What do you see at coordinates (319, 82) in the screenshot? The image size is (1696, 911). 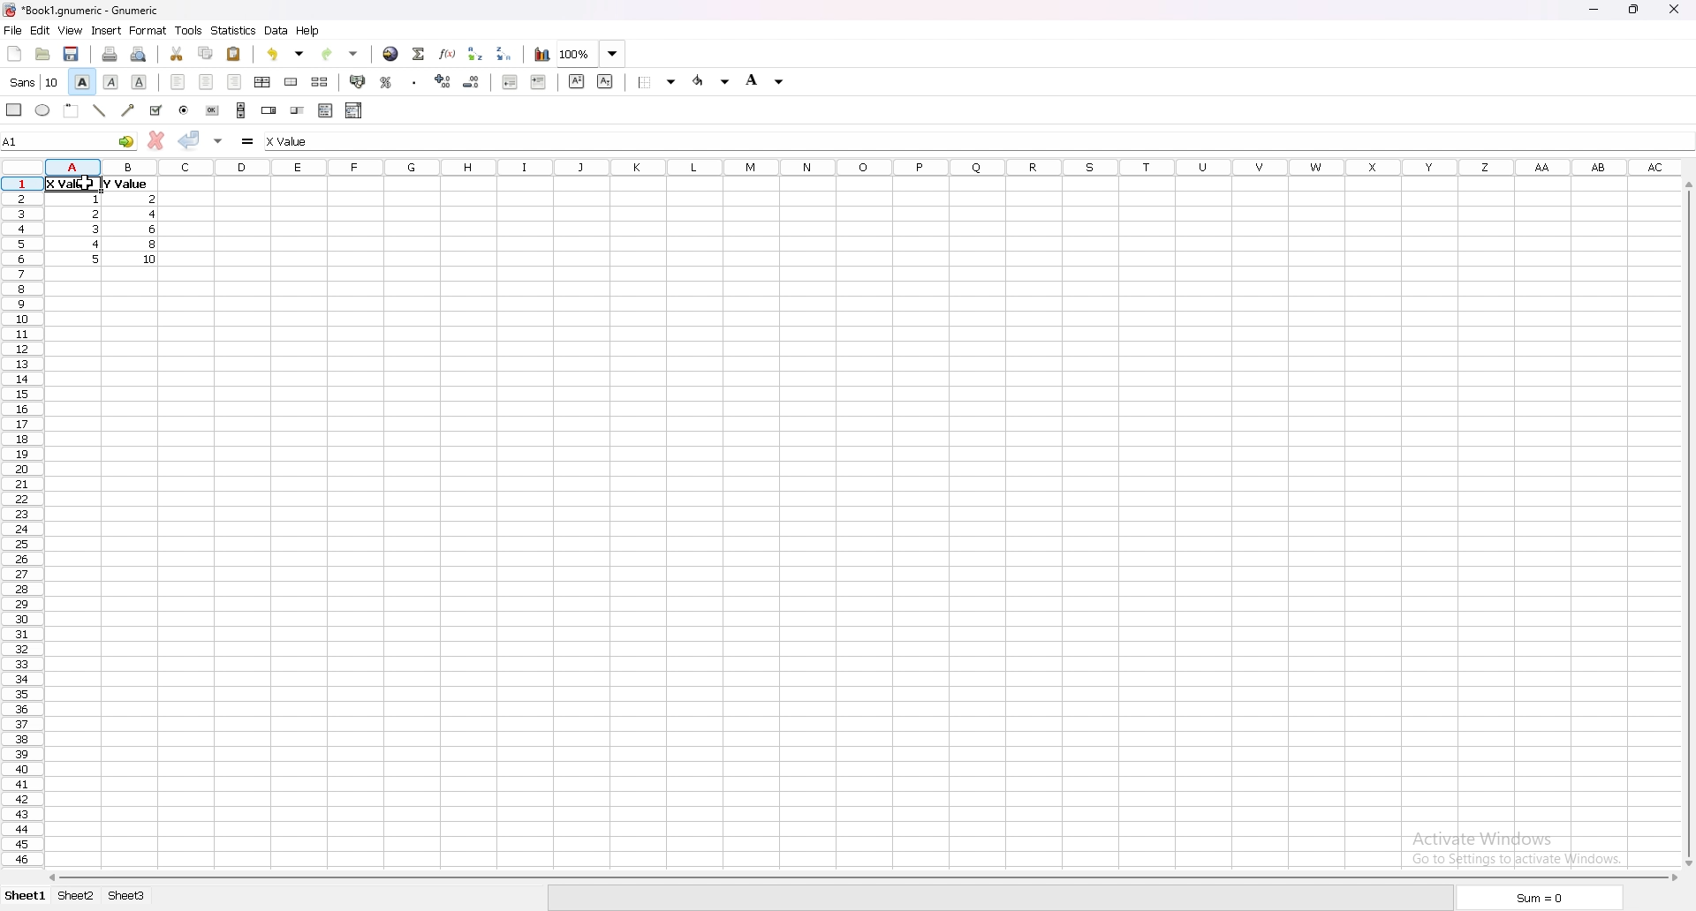 I see `split merged cells` at bounding box center [319, 82].